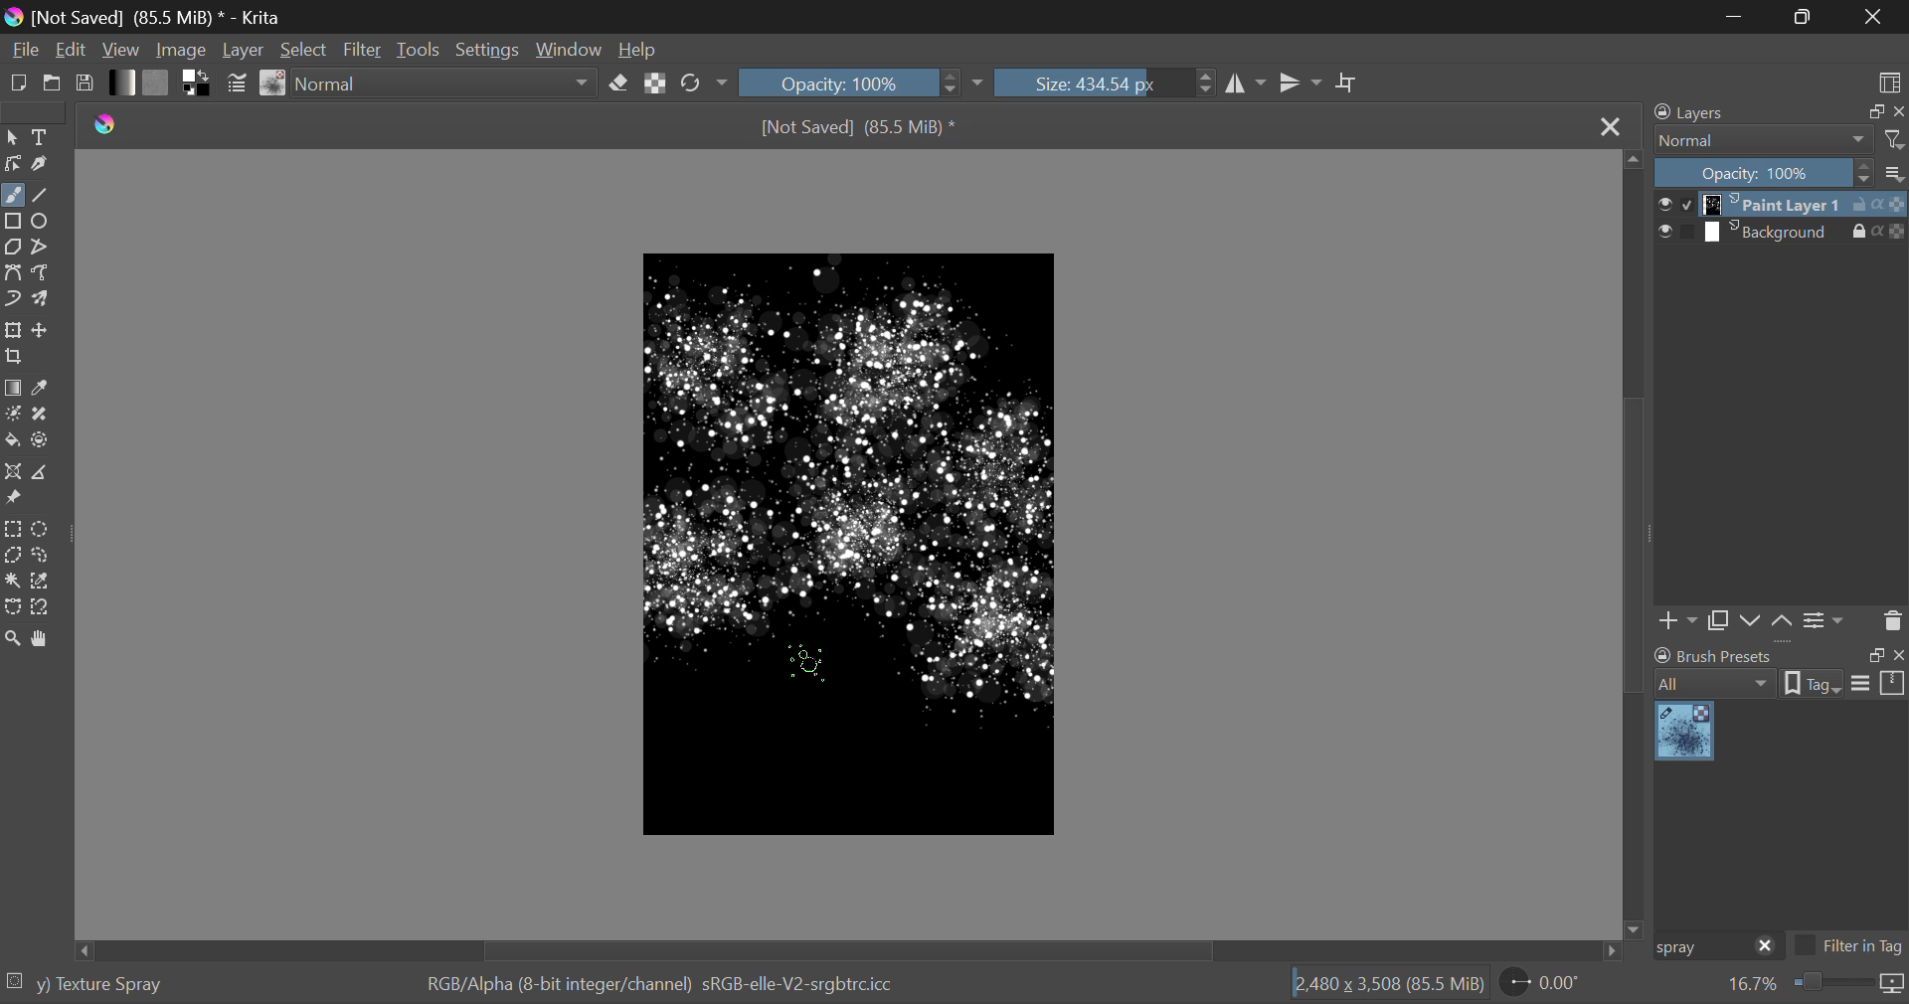 Image resolution: width=1909 pixels, height=1004 pixels. What do you see at coordinates (1349, 84) in the screenshot?
I see `Crop` at bounding box center [1349, 84].